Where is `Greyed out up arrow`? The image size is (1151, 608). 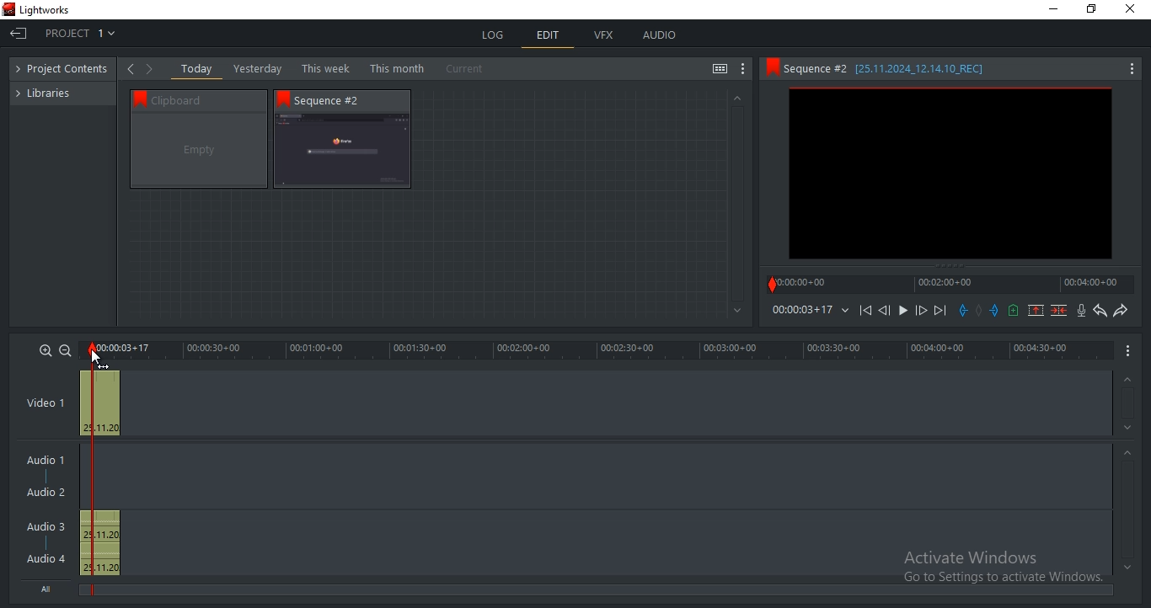
Greyed out up arrow is located at coordinates (1130, 455).